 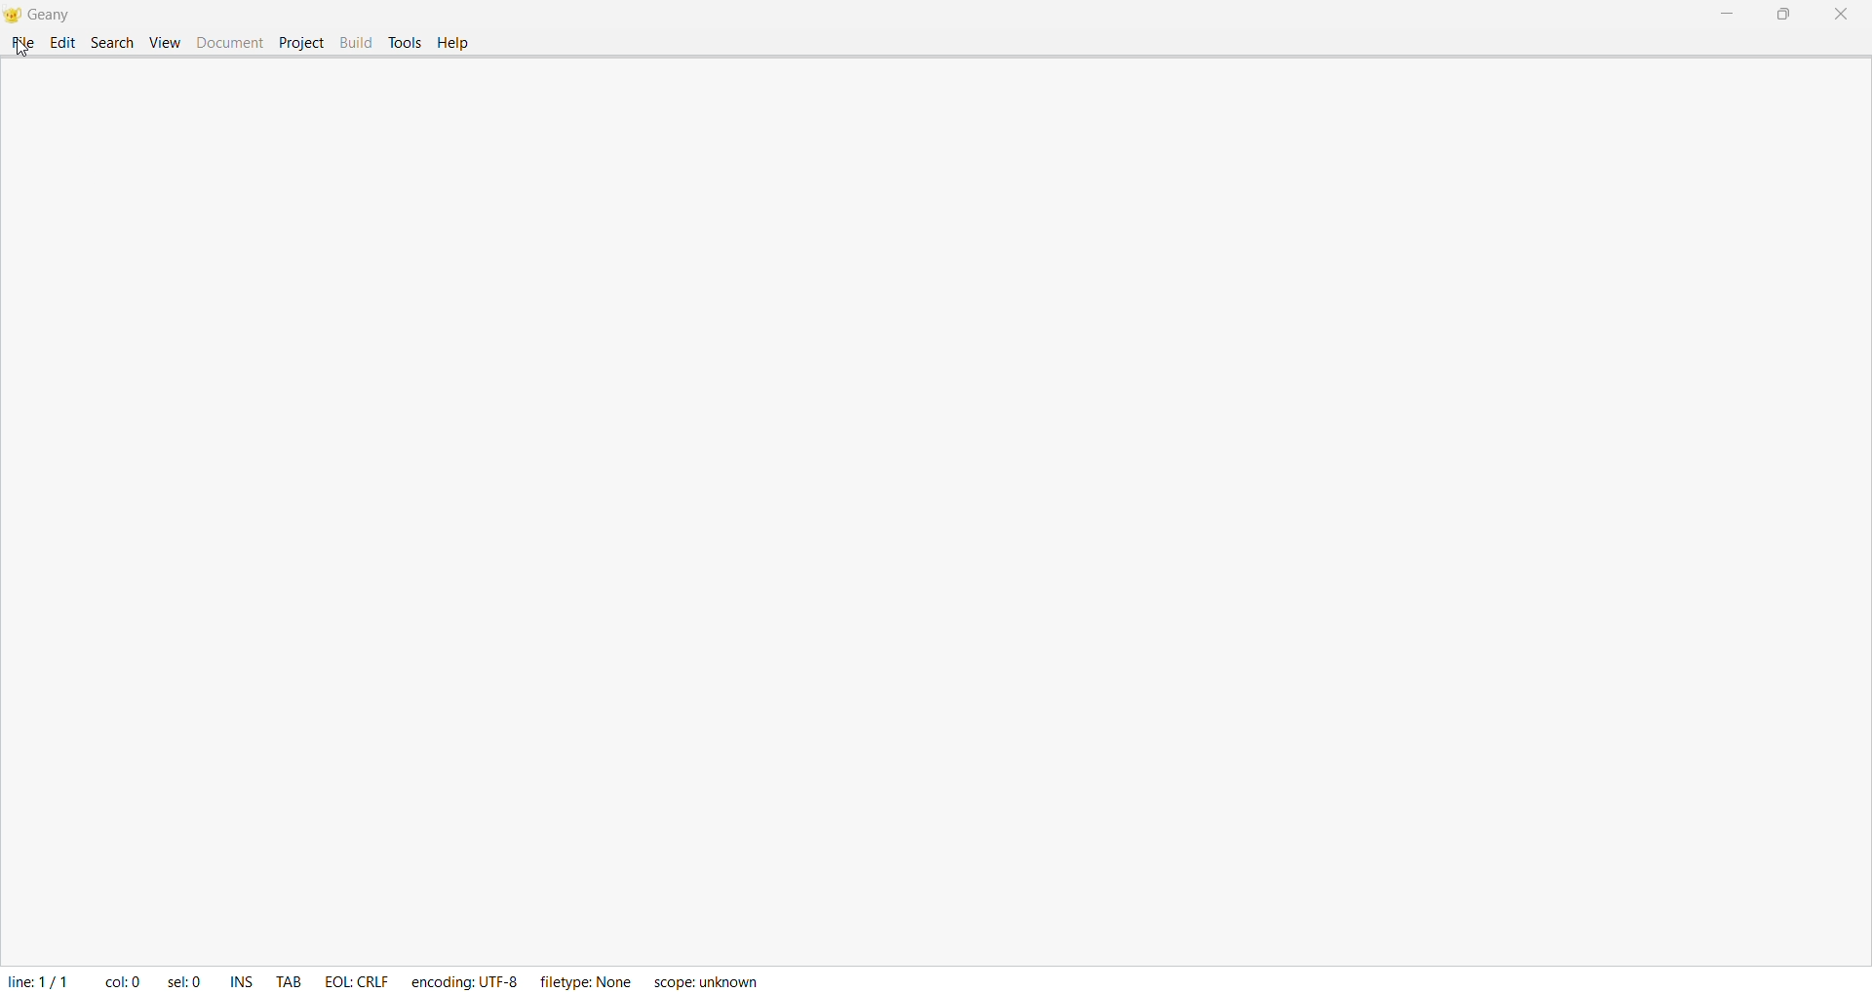 What do you see at coordinates (300, 42) in the screenshot?
I see `Project` at bounding box center [300, 42].